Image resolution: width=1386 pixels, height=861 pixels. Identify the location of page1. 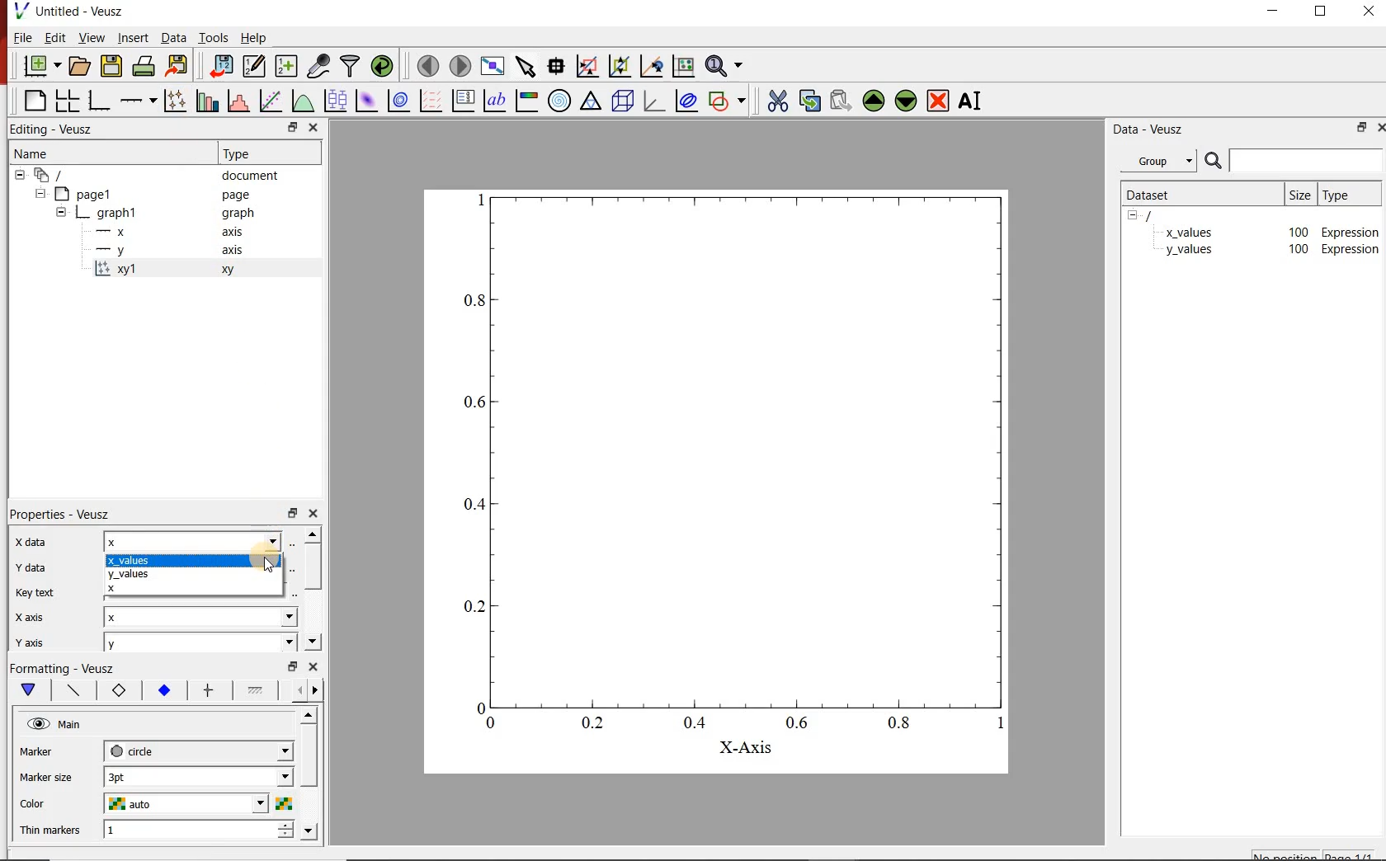
(90, 192).